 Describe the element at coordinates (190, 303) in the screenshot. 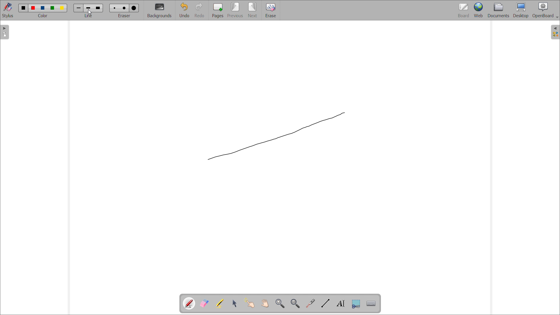

I see `pen tool` at that location.